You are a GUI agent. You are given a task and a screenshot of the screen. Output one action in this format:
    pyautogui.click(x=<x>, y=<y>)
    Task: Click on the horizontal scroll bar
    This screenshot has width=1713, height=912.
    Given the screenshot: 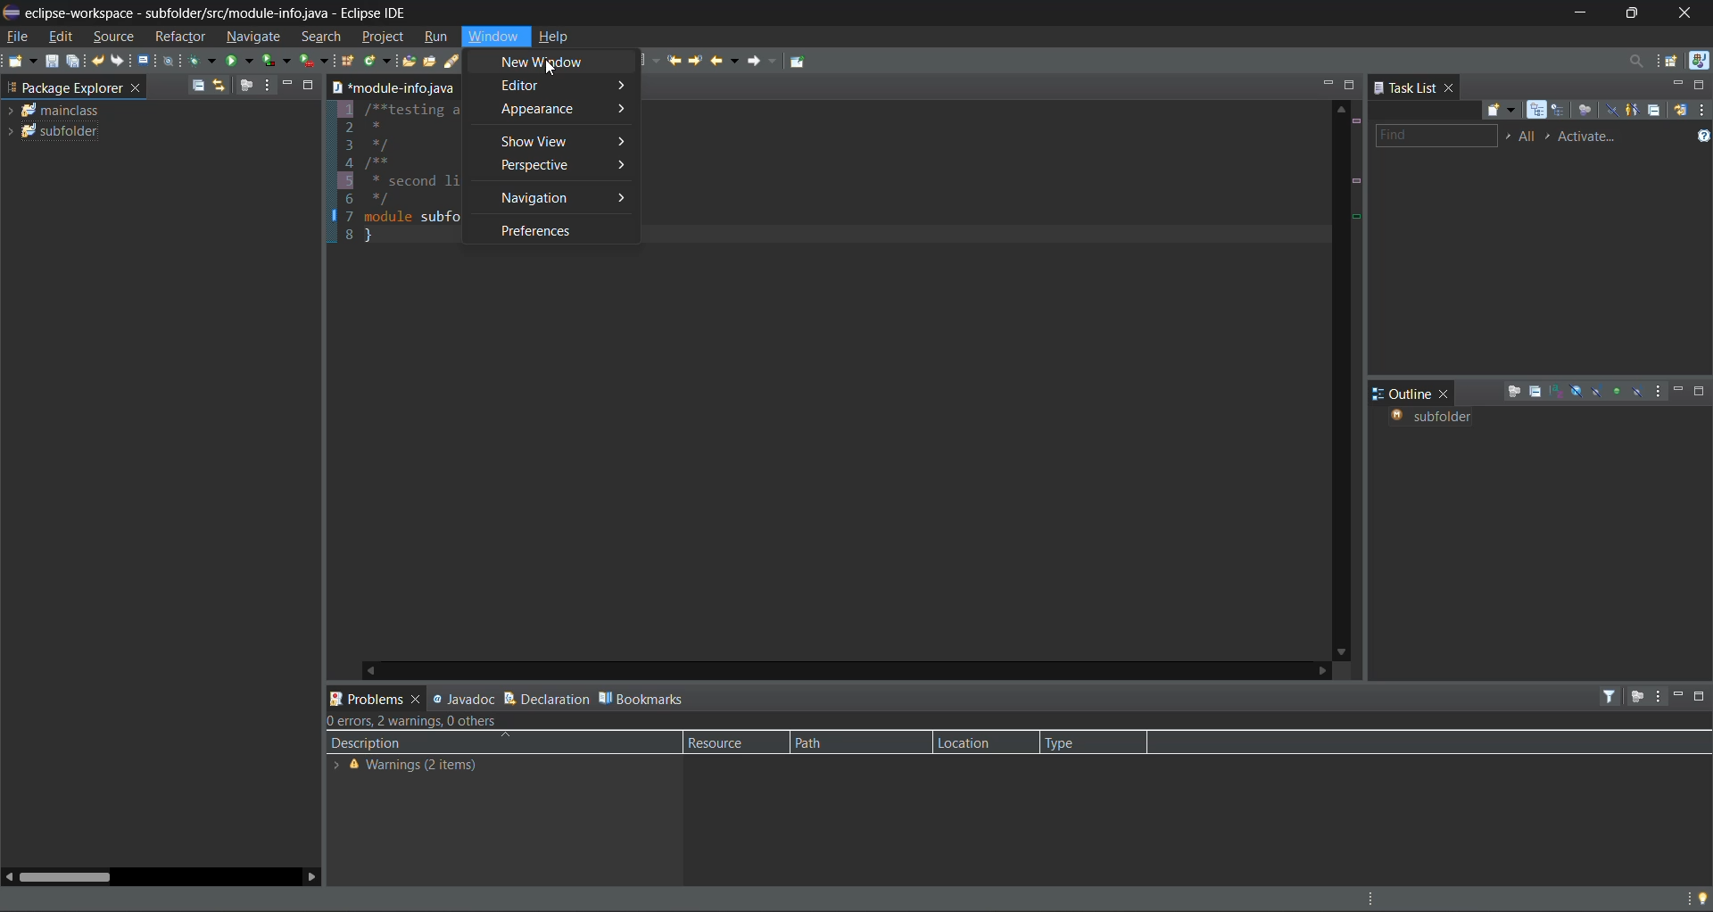 What is the action you would take?
    pyautogui.click(x=70, y=876)
    